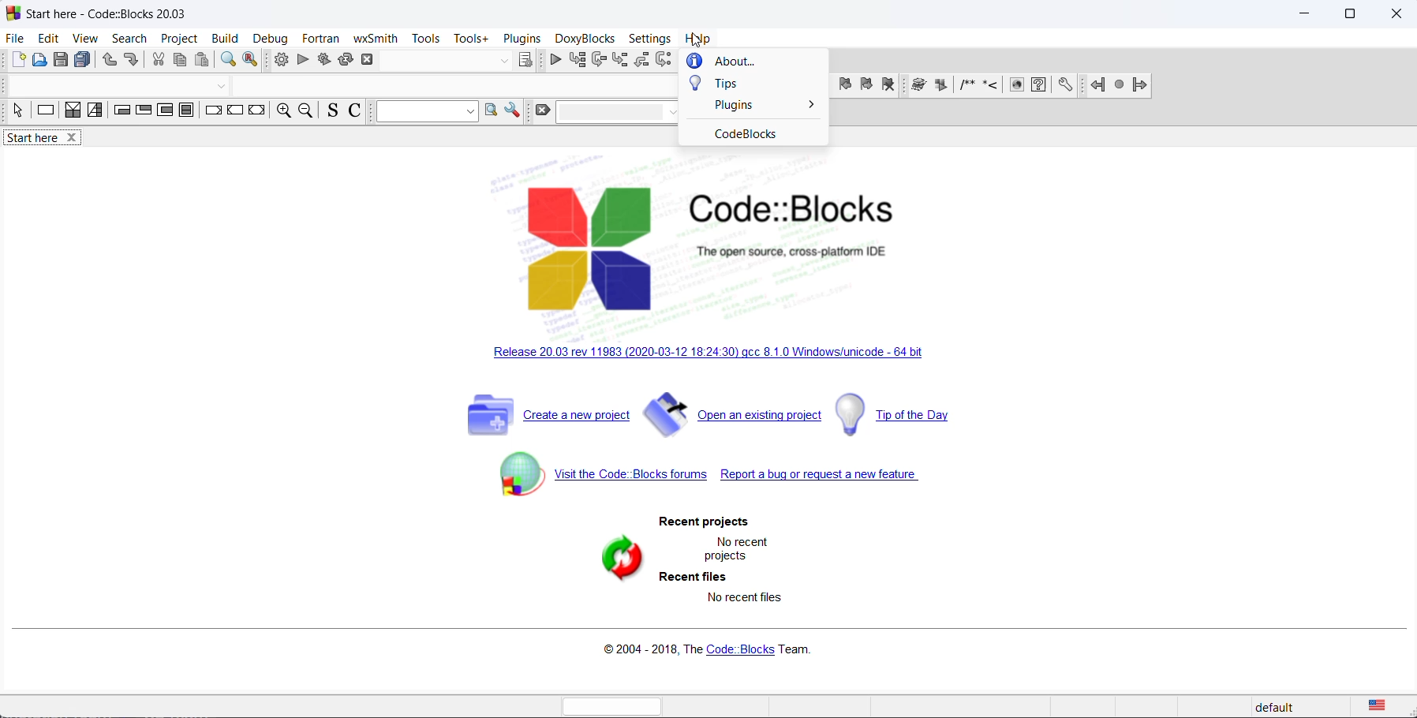 The height and width of the screenshot is (718, 1417). Describe the element at coordinates (698, 39) in the screenshot. I see `help` at that location.